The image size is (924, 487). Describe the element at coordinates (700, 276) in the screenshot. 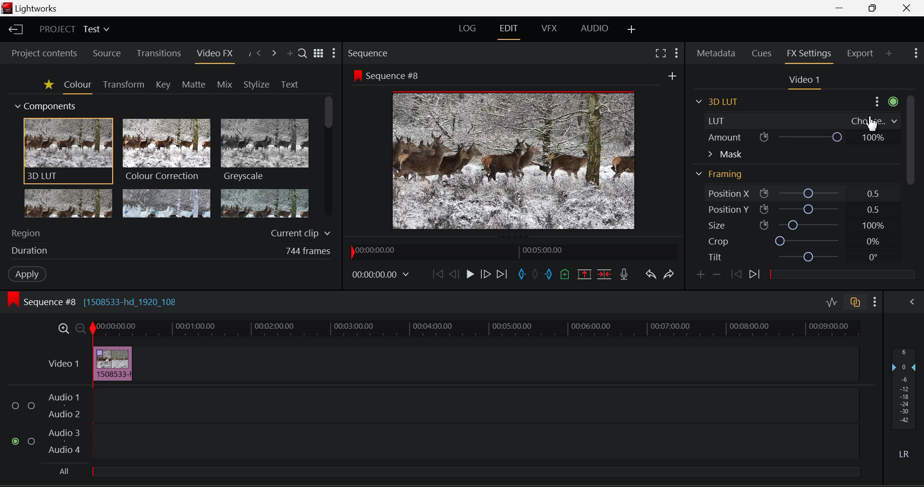

I see `Add keyframe` at that location.